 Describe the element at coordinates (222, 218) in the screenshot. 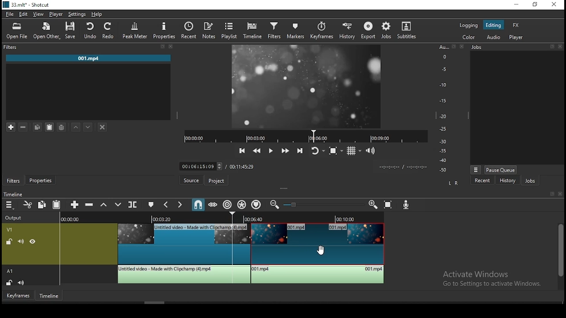

I see `timestamps` at that location.